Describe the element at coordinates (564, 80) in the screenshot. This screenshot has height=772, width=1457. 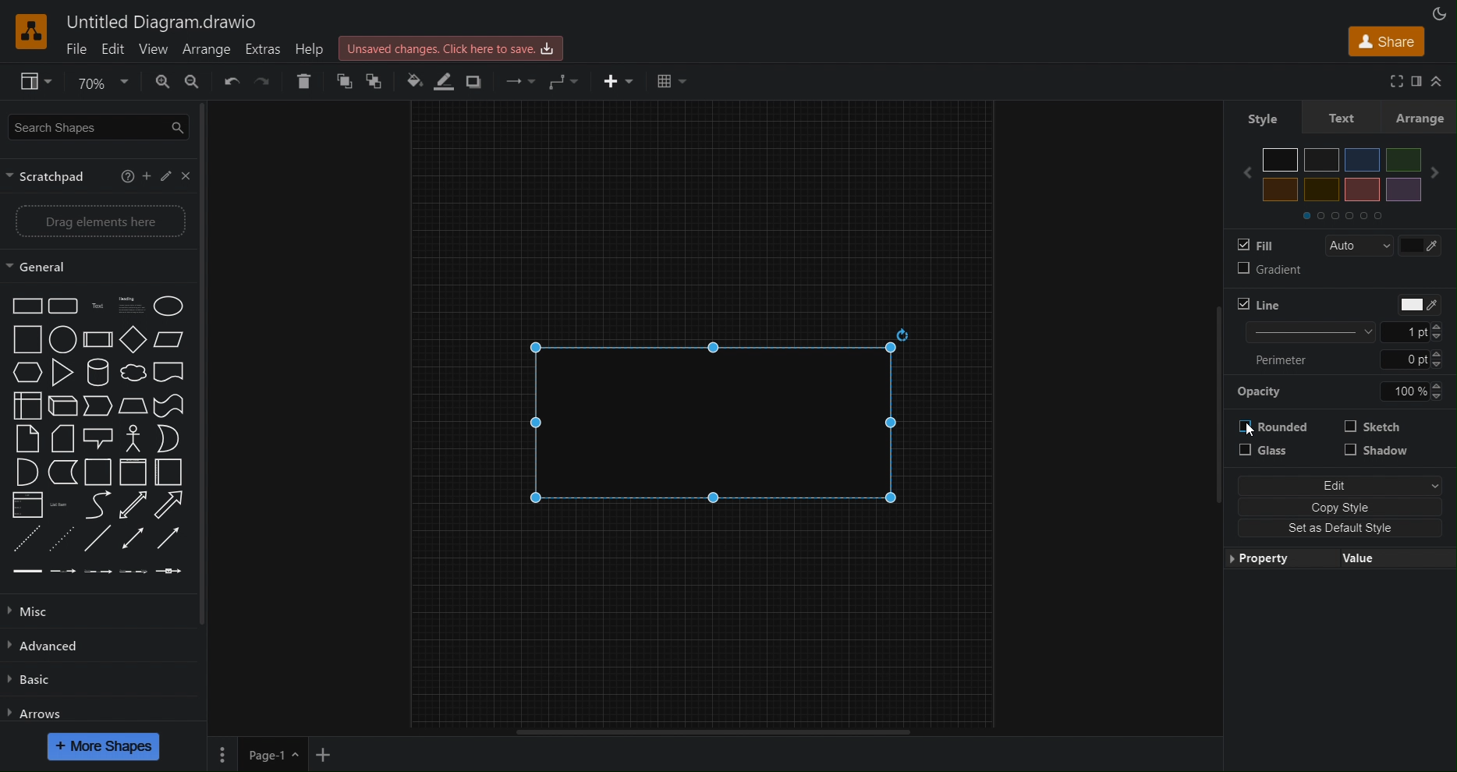
I see `Waypoints` at that location.